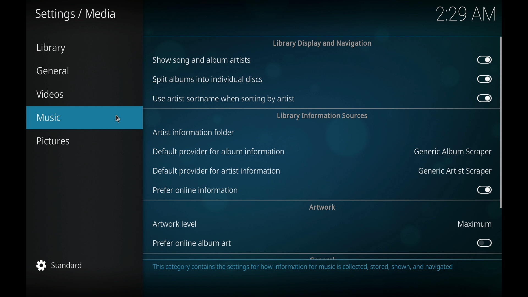 Image resolution: width=528 pixels, height=297 pixels. What do you see at coordinates (501, 122) in the screenshot?
I see `scroll box` at bounding box center [501, 122].